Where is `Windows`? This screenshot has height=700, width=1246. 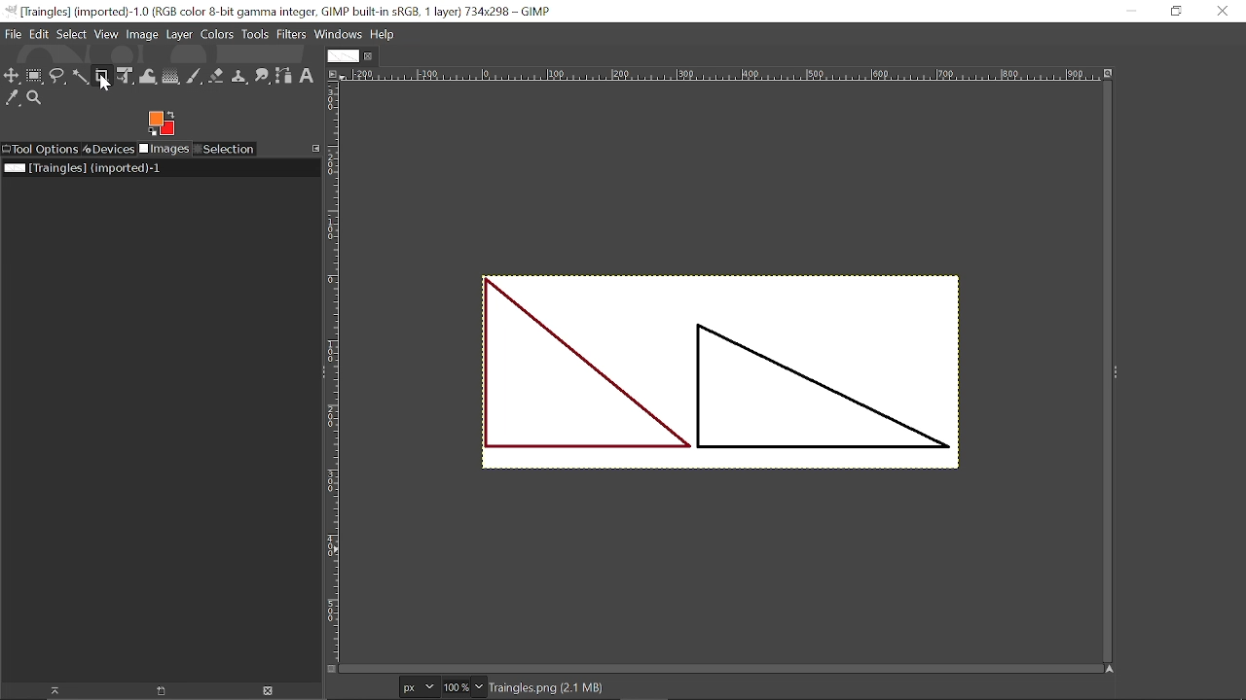
Windows is located at coordinates (338, 35).